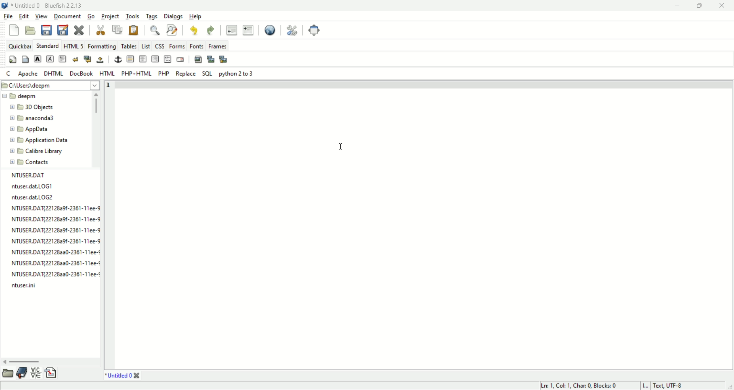 The height and width of the screenshot is (390, 734). Describe the element at coordinates (96, 103) in the screenshot. I see `vertical scroll bar` at that location.